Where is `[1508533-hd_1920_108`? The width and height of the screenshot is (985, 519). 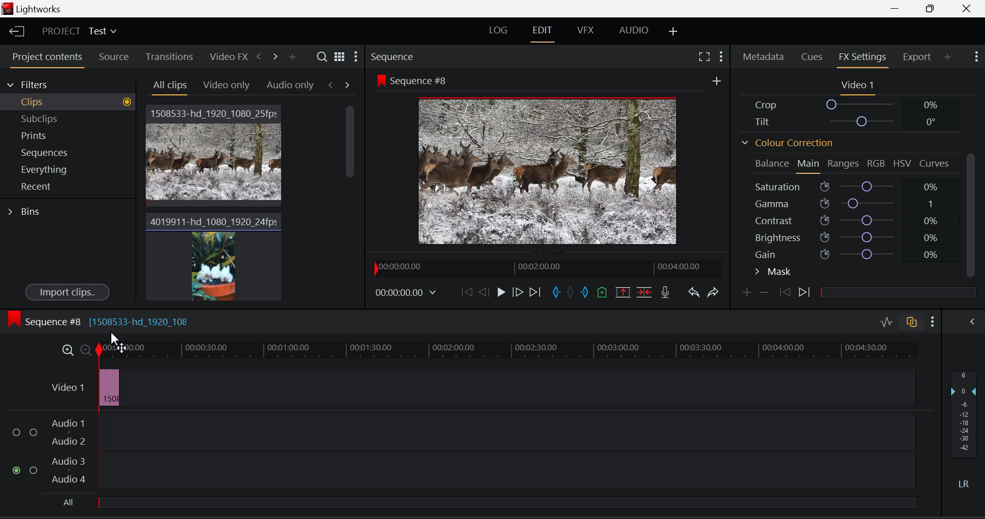
[1508533-hd_1920_108 is located at coordinates (141, 322).